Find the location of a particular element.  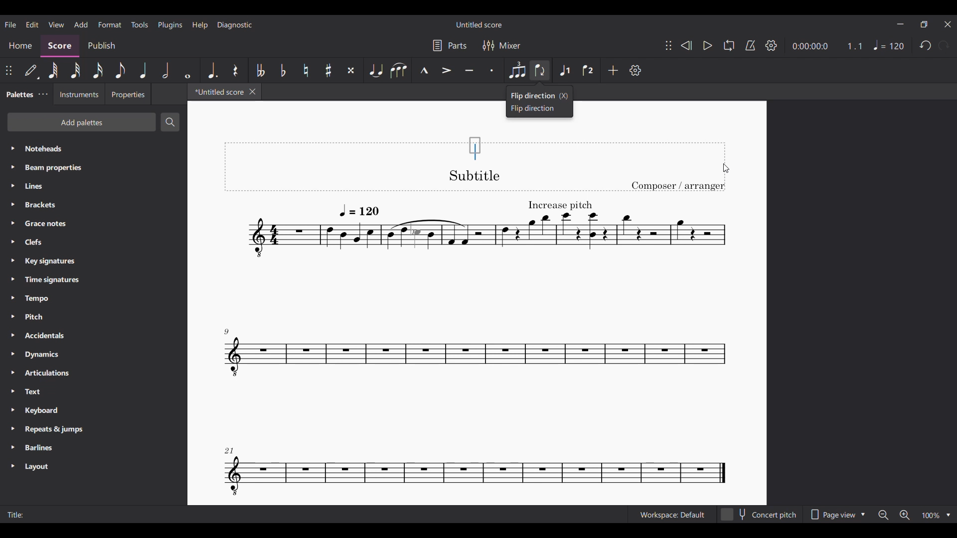

Accent is located at coordinates (446, 70).